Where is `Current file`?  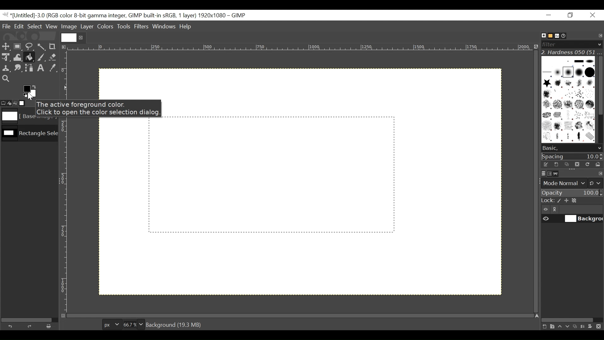 Current file is located at coordinates (69, 37).